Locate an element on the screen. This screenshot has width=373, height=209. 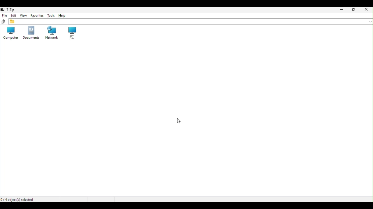
root is located at coordinates (73, 34).